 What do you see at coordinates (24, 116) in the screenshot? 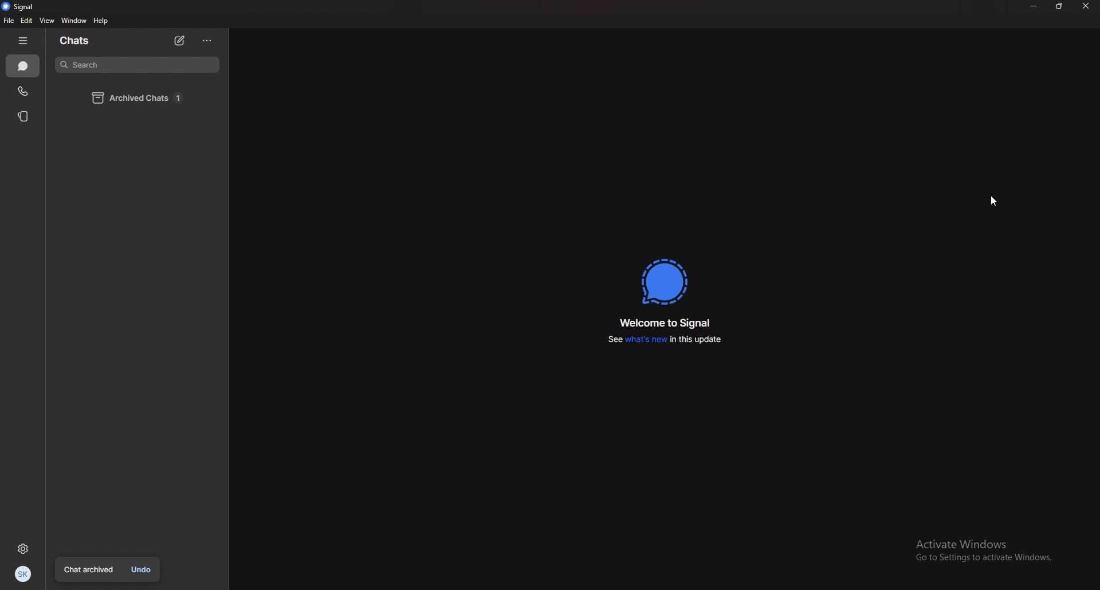
I see `Stories` at bounding box center [24, 116].